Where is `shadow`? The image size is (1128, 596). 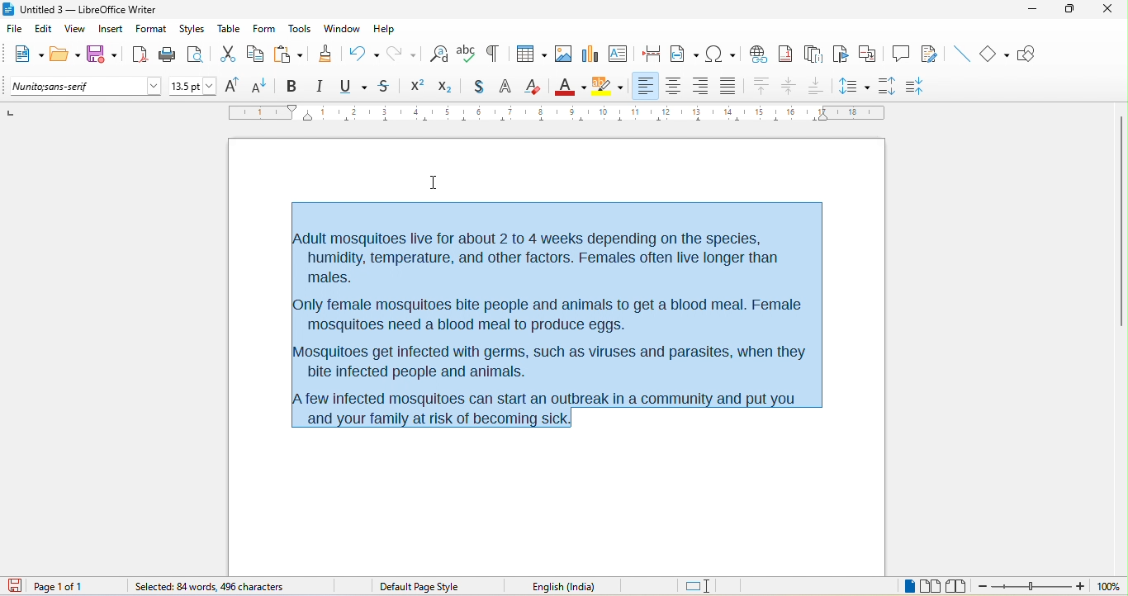 shadow is located at coordinates (478, 88).